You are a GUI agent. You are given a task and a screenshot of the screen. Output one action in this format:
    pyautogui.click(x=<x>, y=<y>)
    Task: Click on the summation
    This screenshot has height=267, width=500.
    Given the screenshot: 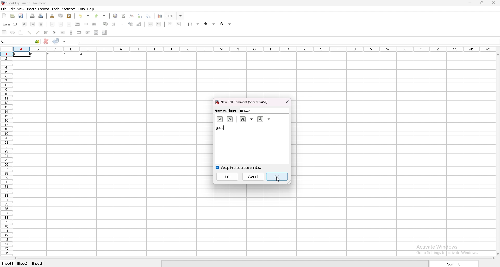 What is the action you would take?
    pyautogui.click(x=124, y=16)
    